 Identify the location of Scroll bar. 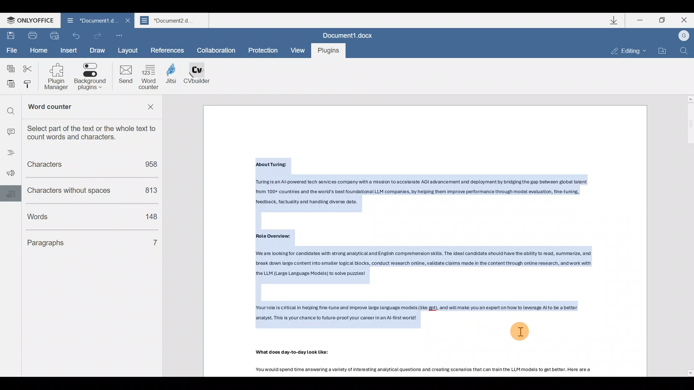
(687, 235).